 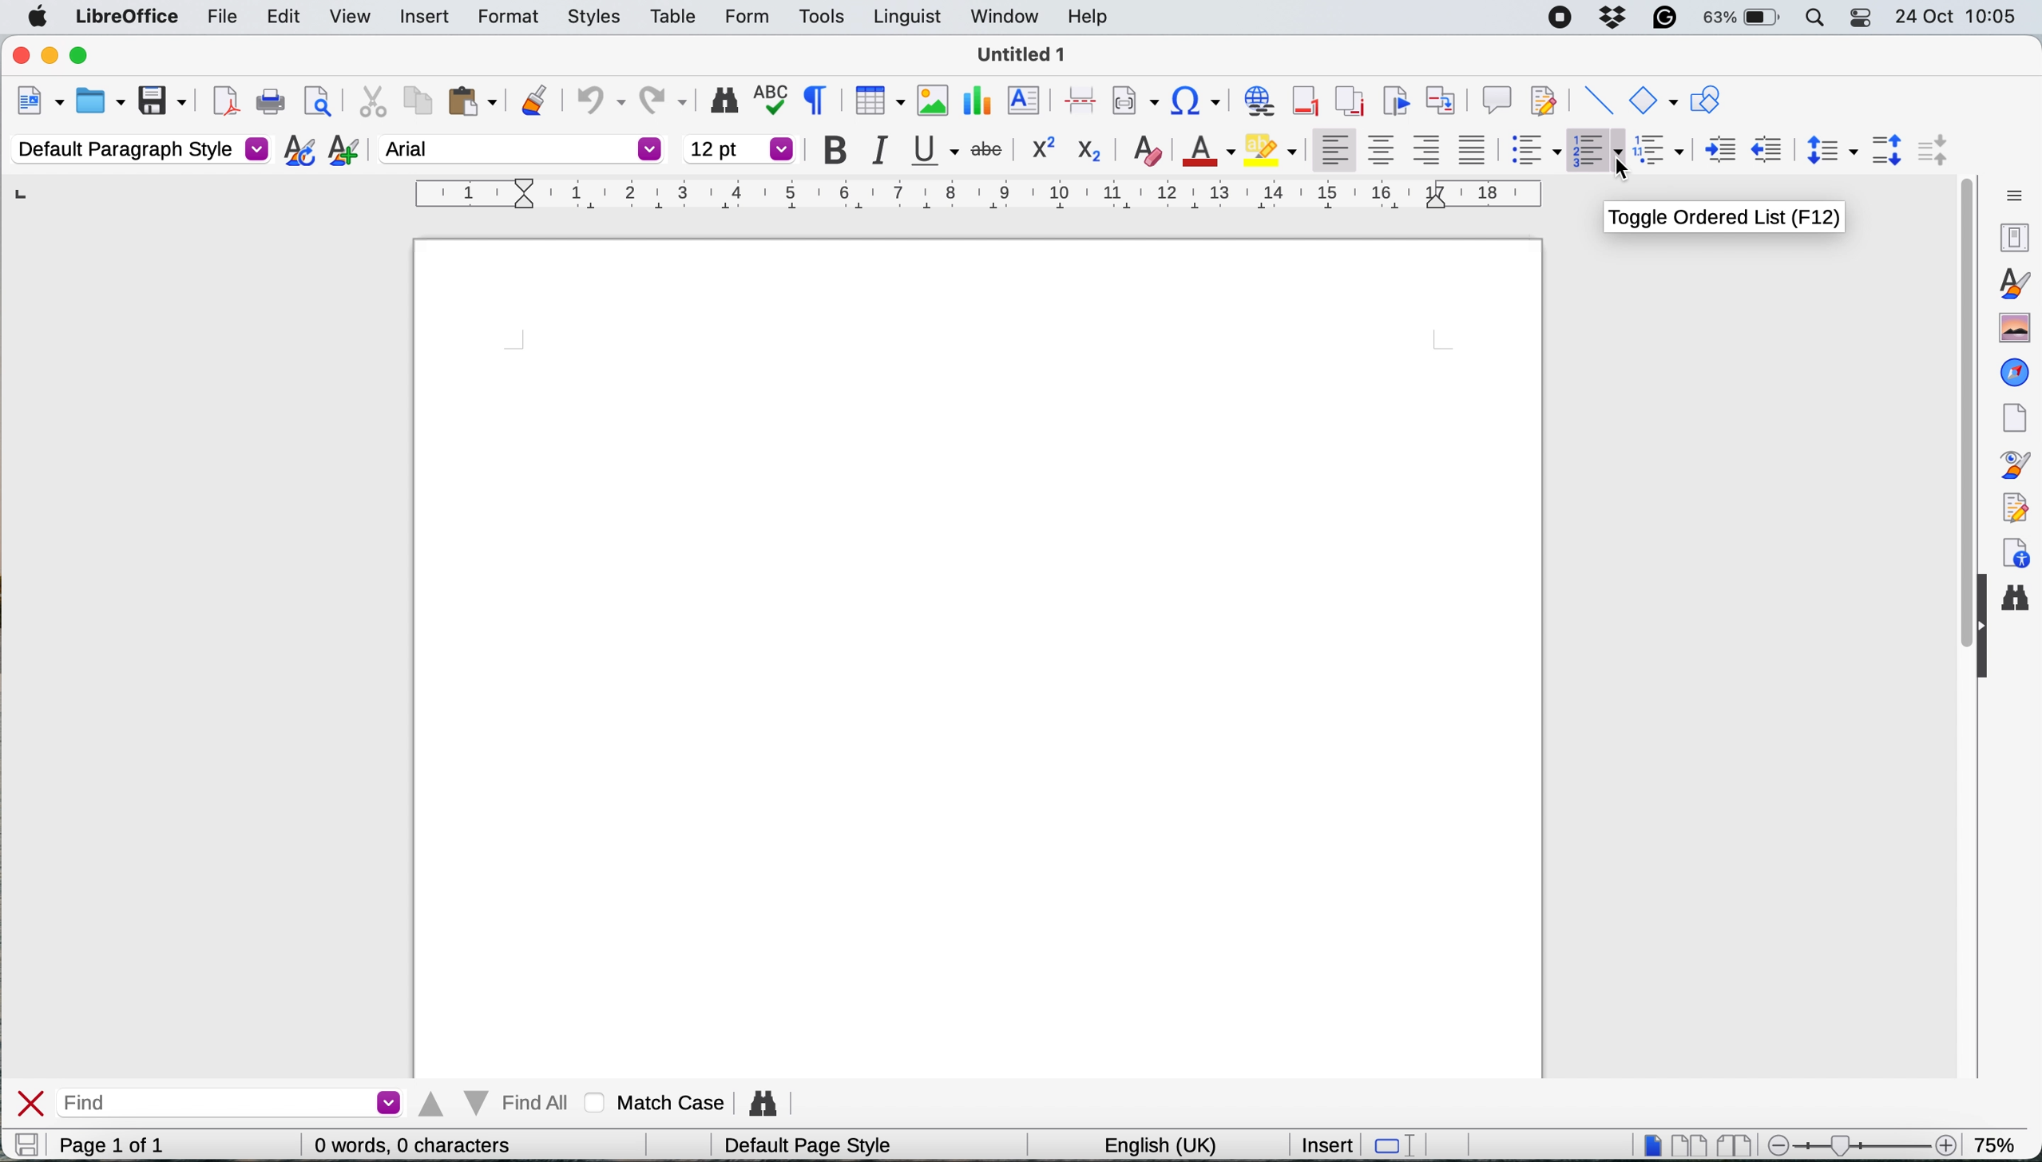 I want to click on font, so click(x=521, y=148).